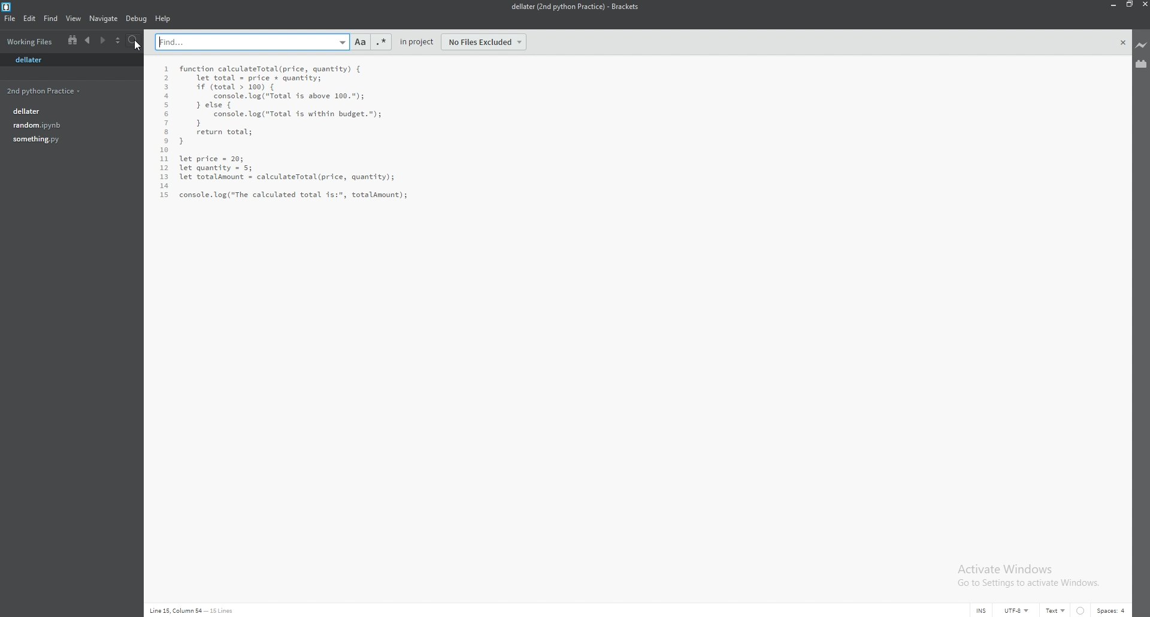 This screenshot has height=617, width=1150. What do you see at coordinates (34, 61) in the screenshot?
I see `dellater` at bounding box center [34, 61].